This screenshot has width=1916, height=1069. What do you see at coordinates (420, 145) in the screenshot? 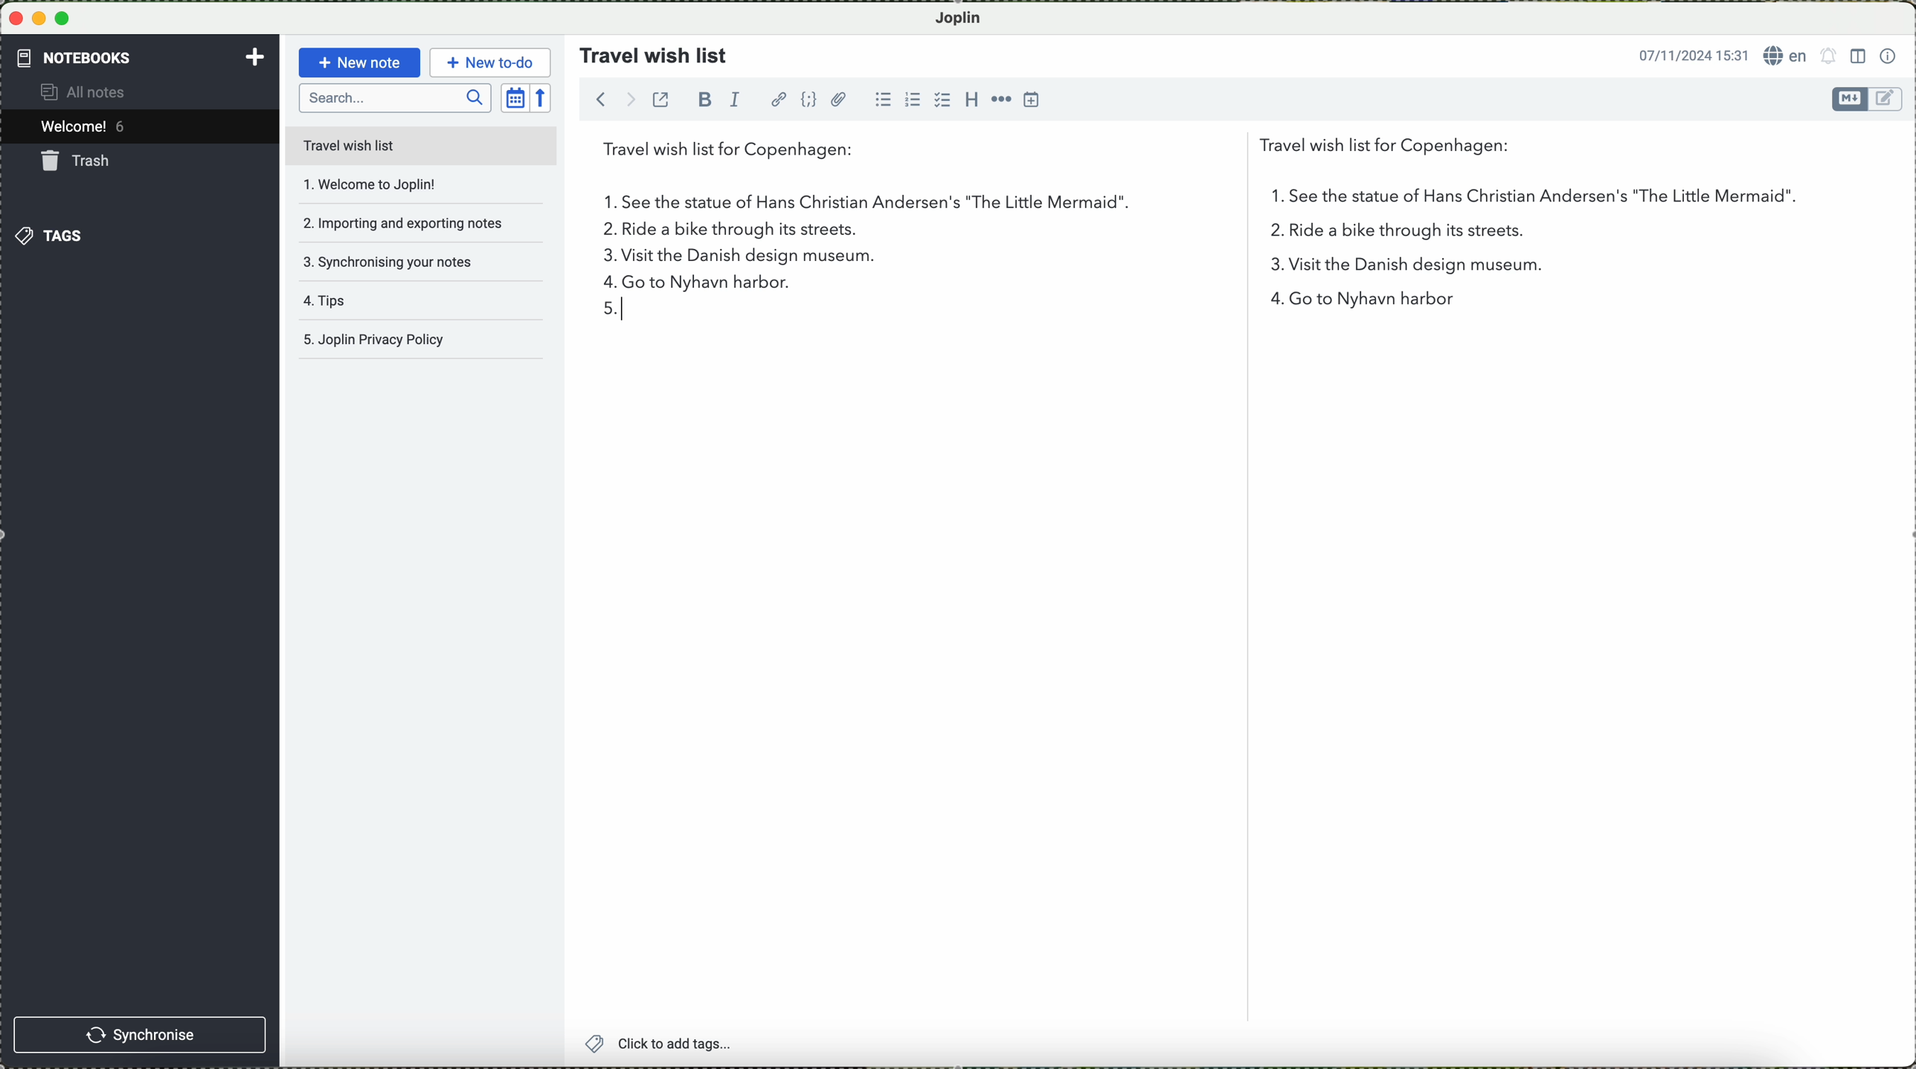
I see `travel wish list file` at bounding box center [420, 145].